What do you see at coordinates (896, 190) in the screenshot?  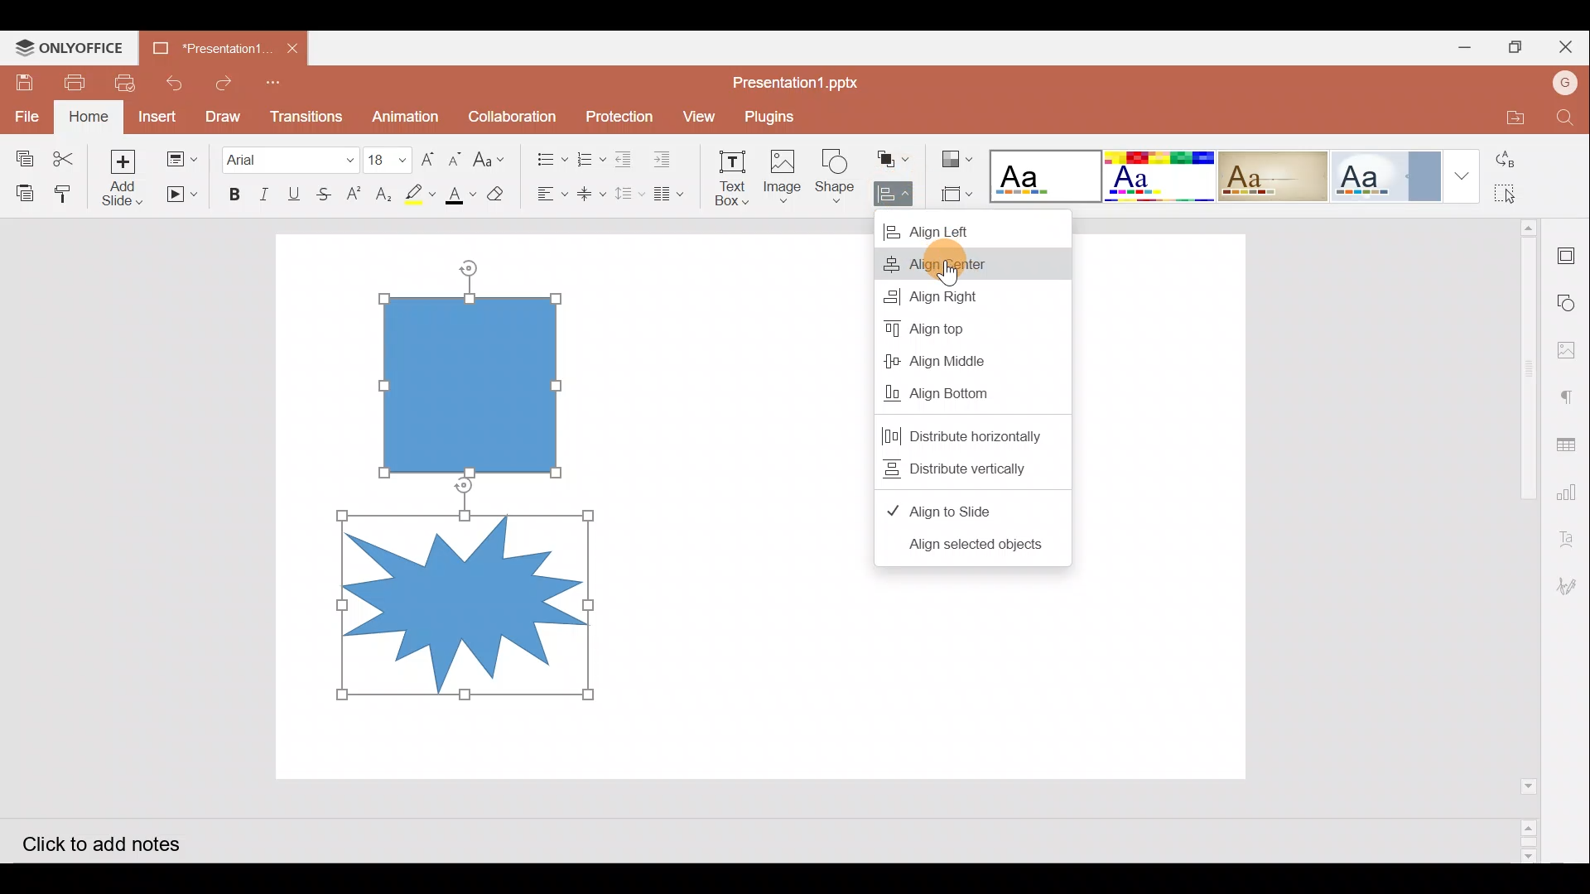 I see `Align shape` at bounding box center [896, 190].